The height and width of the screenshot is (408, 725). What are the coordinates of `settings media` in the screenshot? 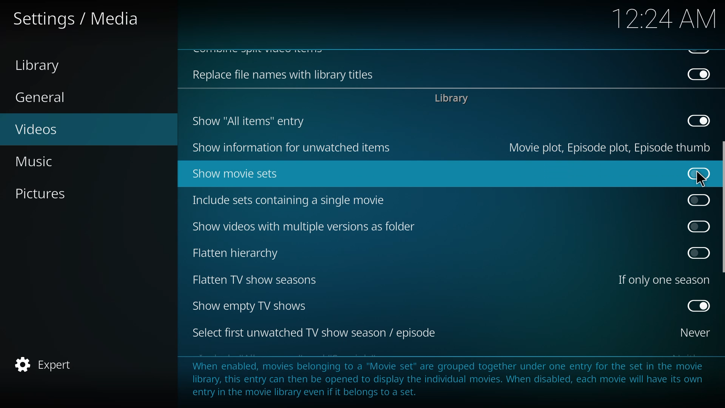 It's located at (80, 18).